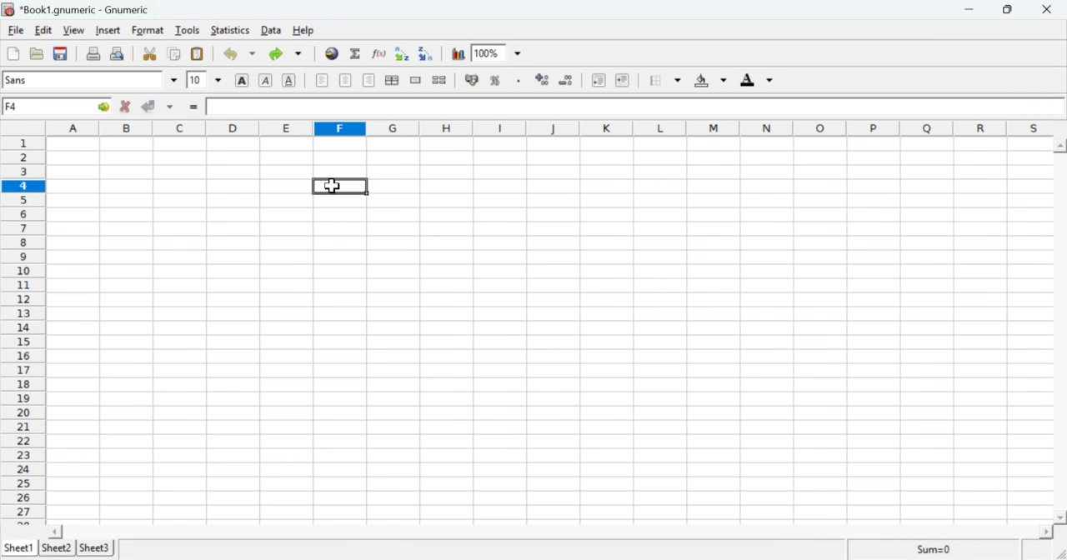  What do you see at coordinates (289, 81) in the screenshot?
I see `Underline` at bounding box center [289, 81].